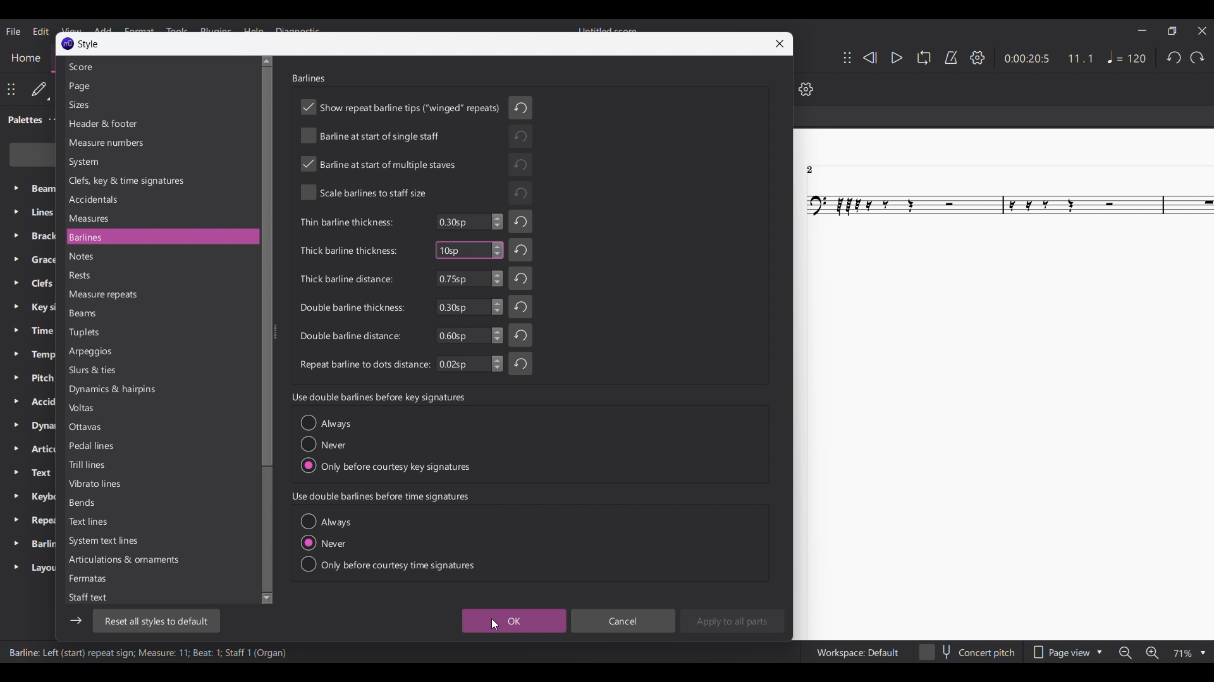 The image size is (1214, 682). I want to click on Zoom out, so click(1125, 653).